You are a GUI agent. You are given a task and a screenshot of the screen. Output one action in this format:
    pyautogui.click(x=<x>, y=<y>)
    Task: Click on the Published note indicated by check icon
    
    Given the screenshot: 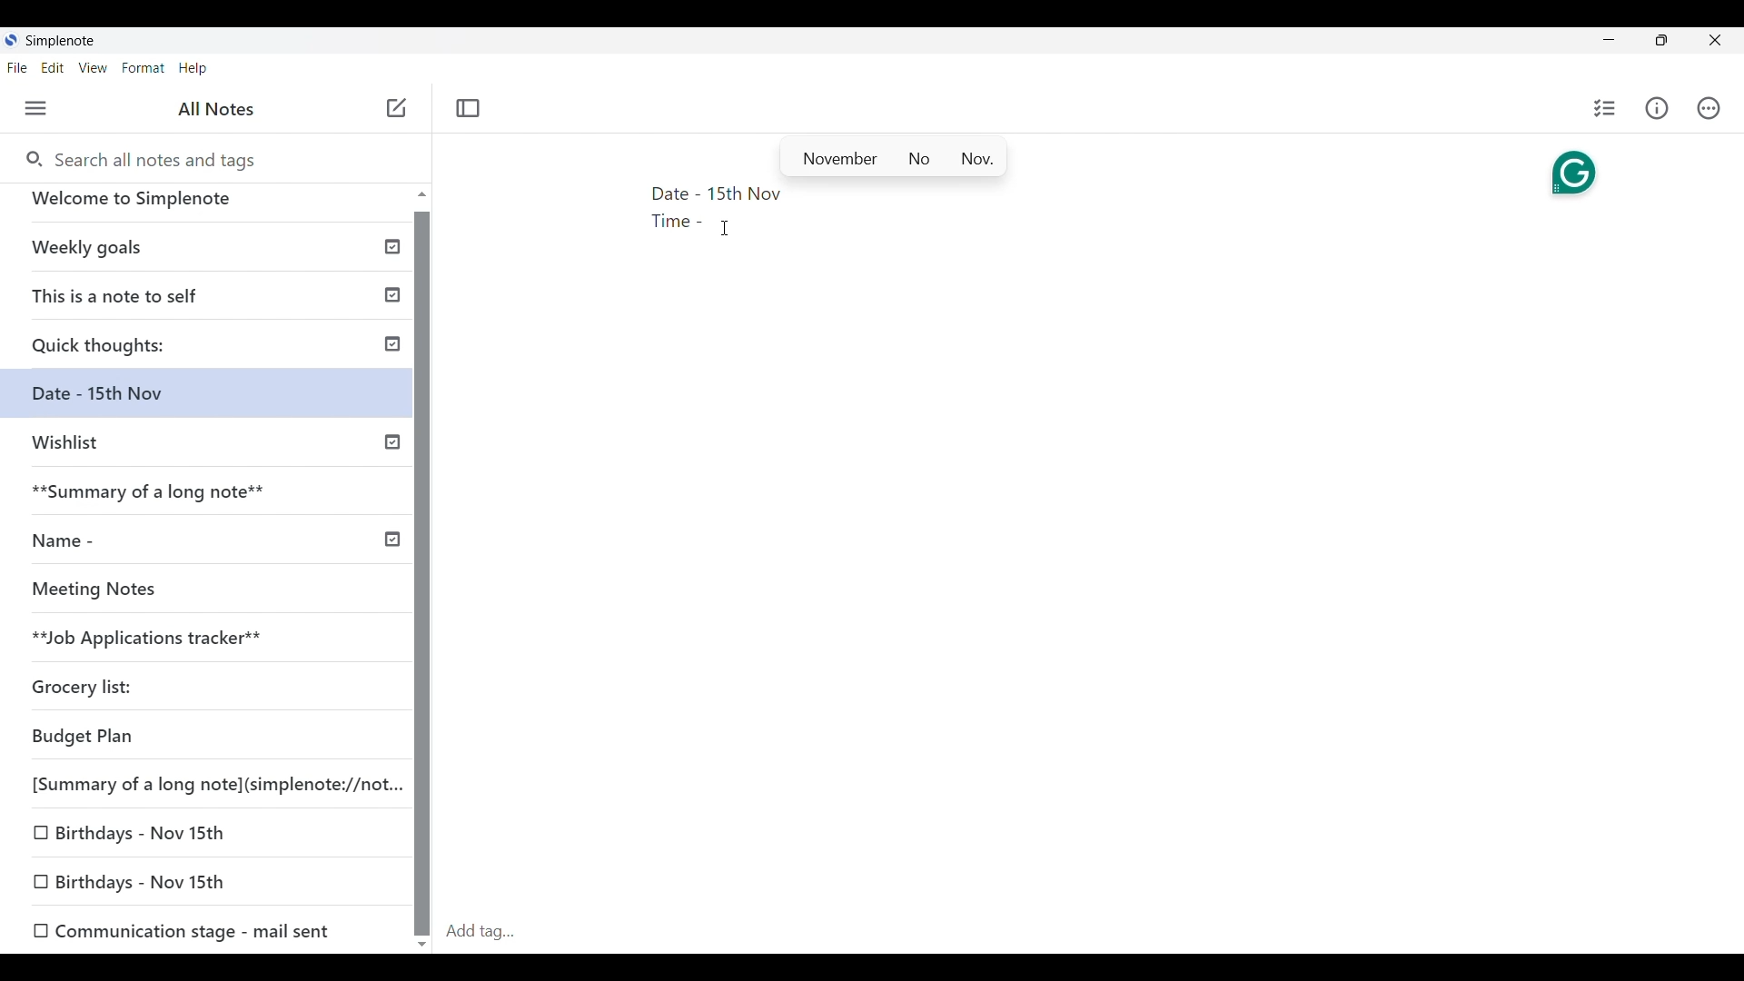 What is the action you would take?
    pyautogui.click(x=217, y=302)
    